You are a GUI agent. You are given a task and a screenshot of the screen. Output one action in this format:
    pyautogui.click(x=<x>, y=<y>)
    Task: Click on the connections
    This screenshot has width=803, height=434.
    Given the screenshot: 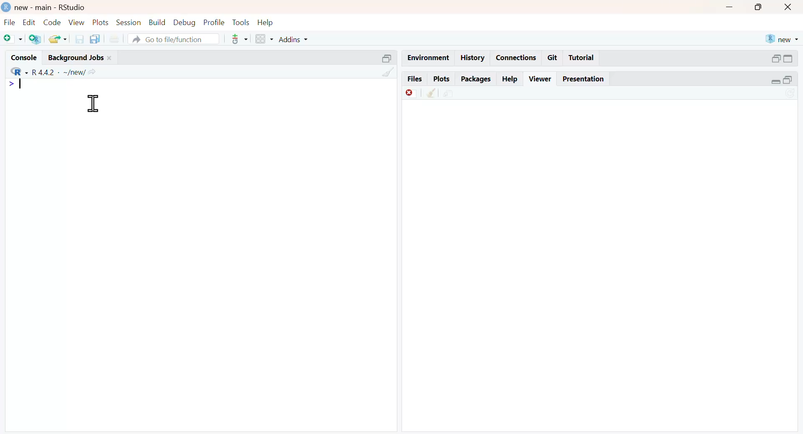 What is the action you would take?
    pyautogui.click(x=518, y=57)
    